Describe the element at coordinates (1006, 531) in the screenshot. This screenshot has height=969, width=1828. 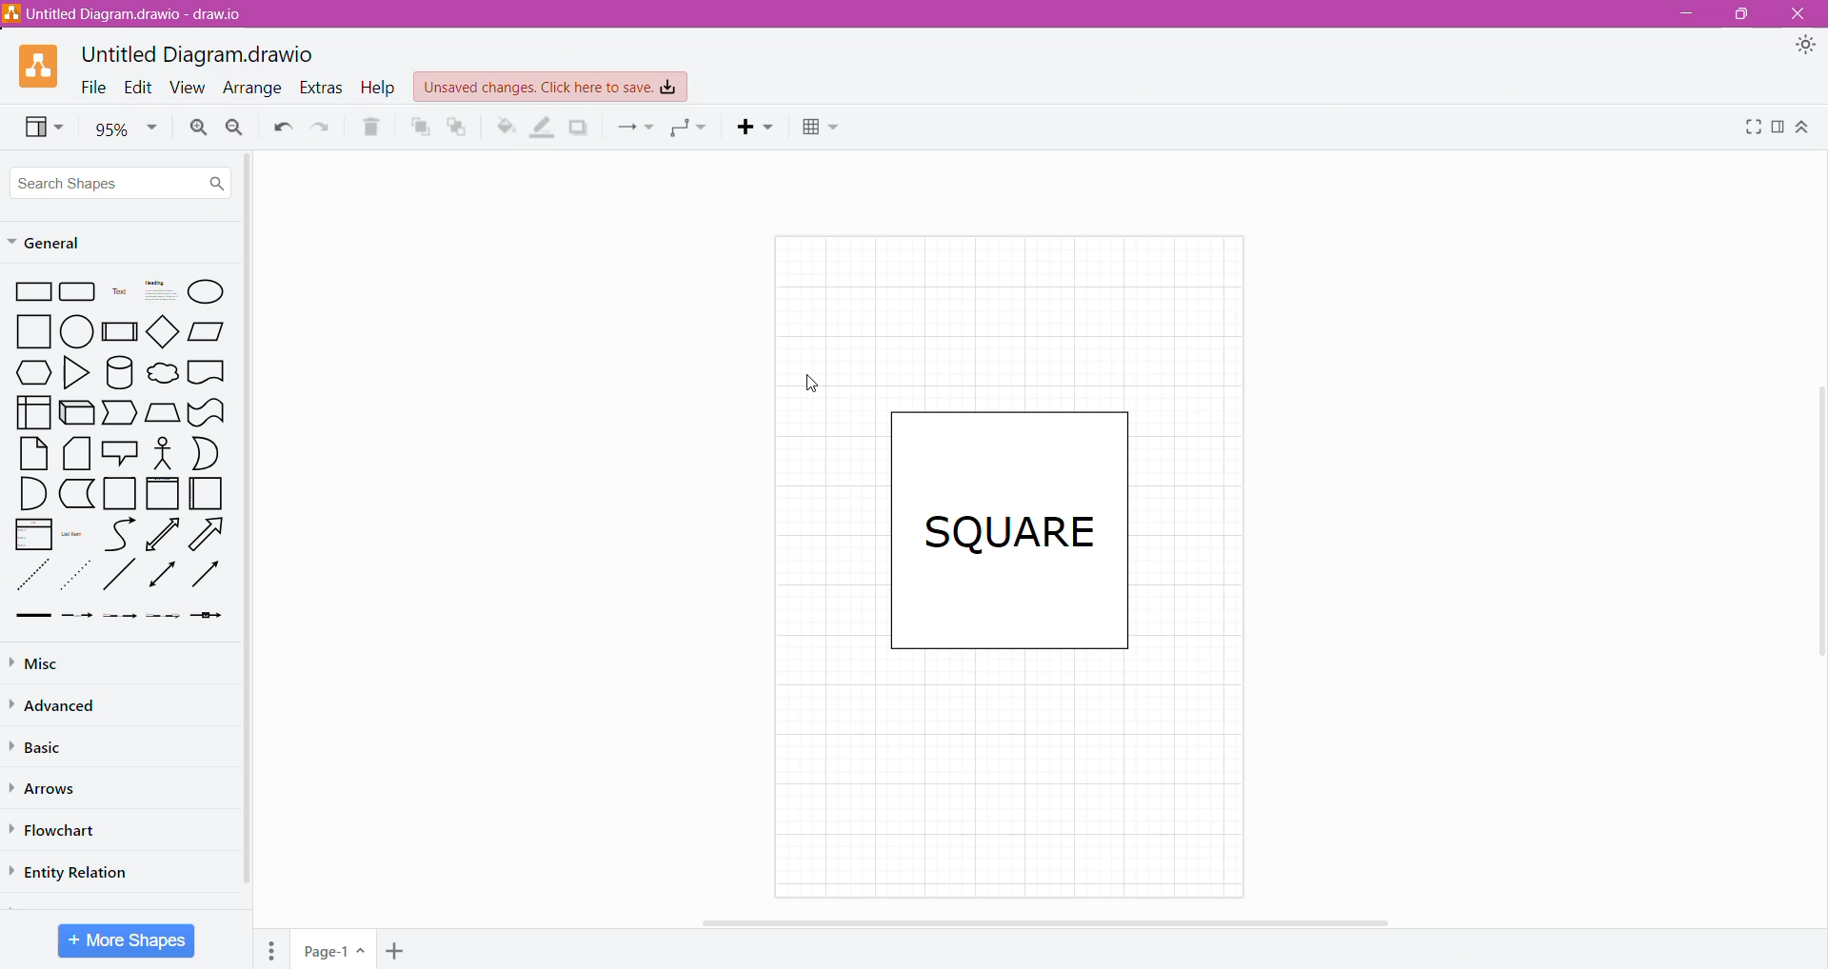
I see `Text Font Size changed` at that location.